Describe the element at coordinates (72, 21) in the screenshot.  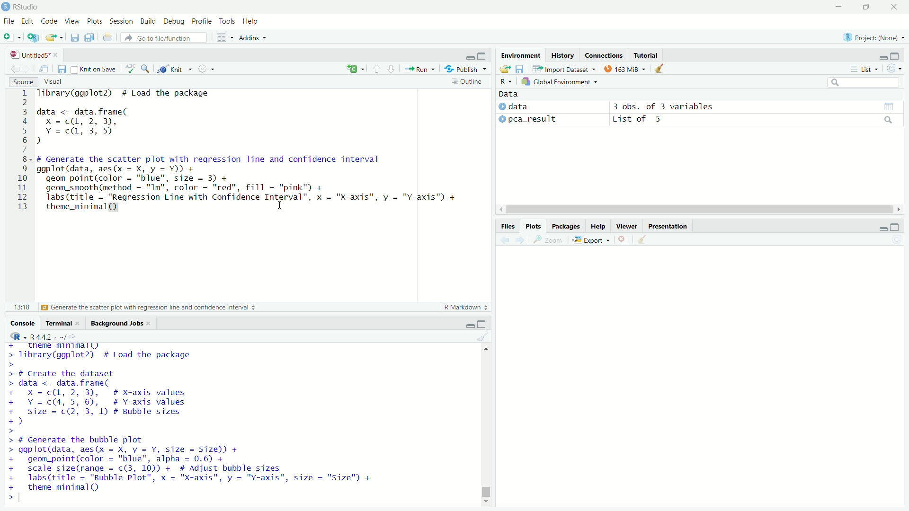
I see `View` at that location.